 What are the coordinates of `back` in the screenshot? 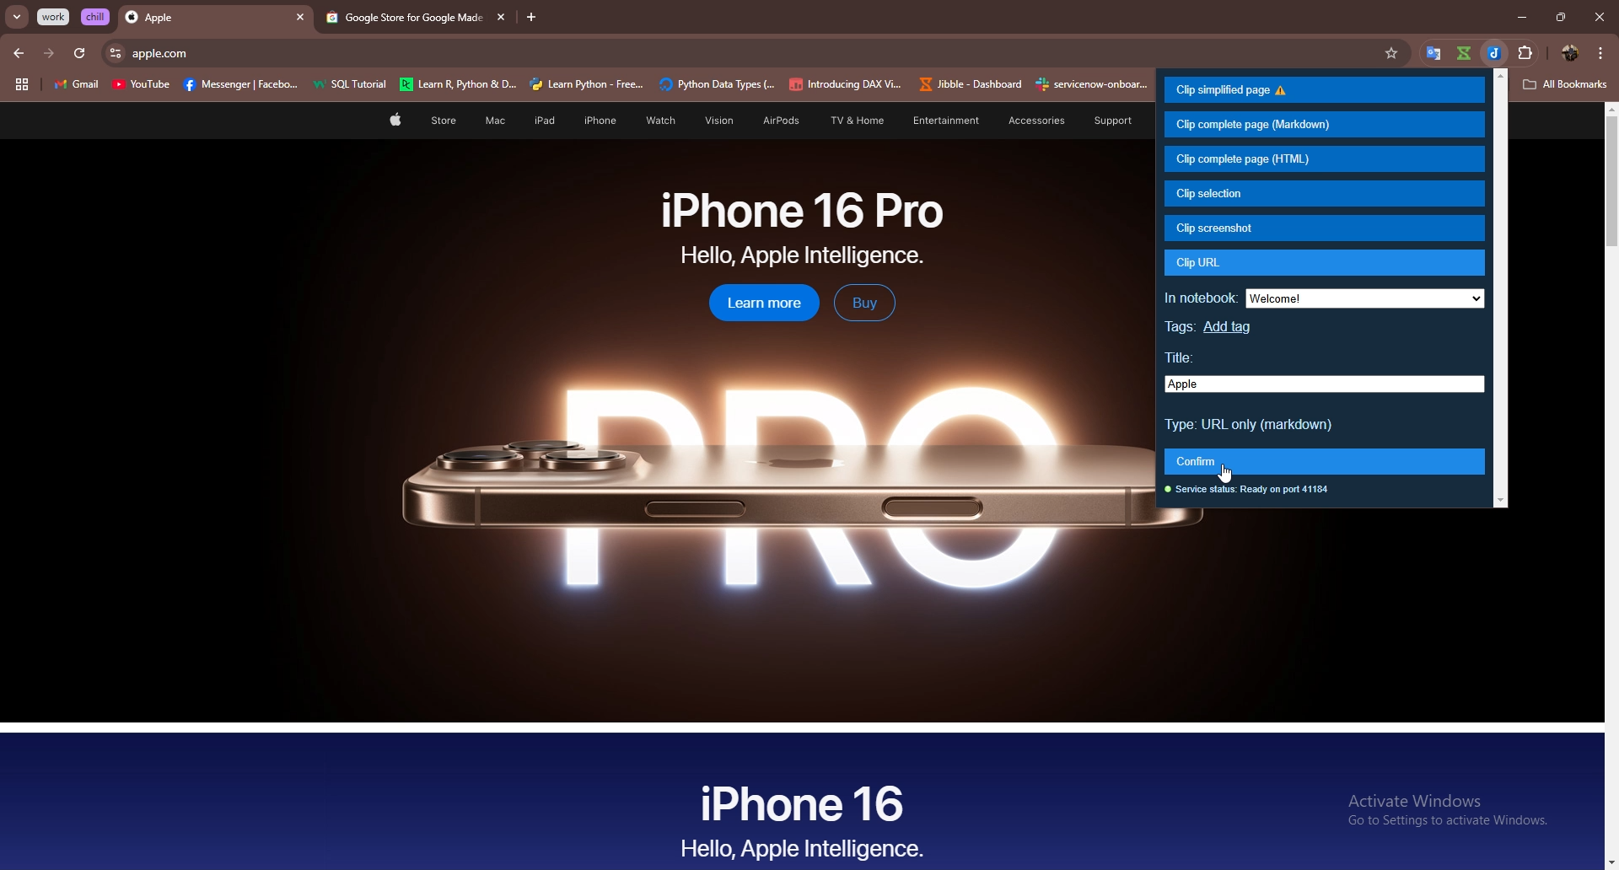 It's located at (20, 53).